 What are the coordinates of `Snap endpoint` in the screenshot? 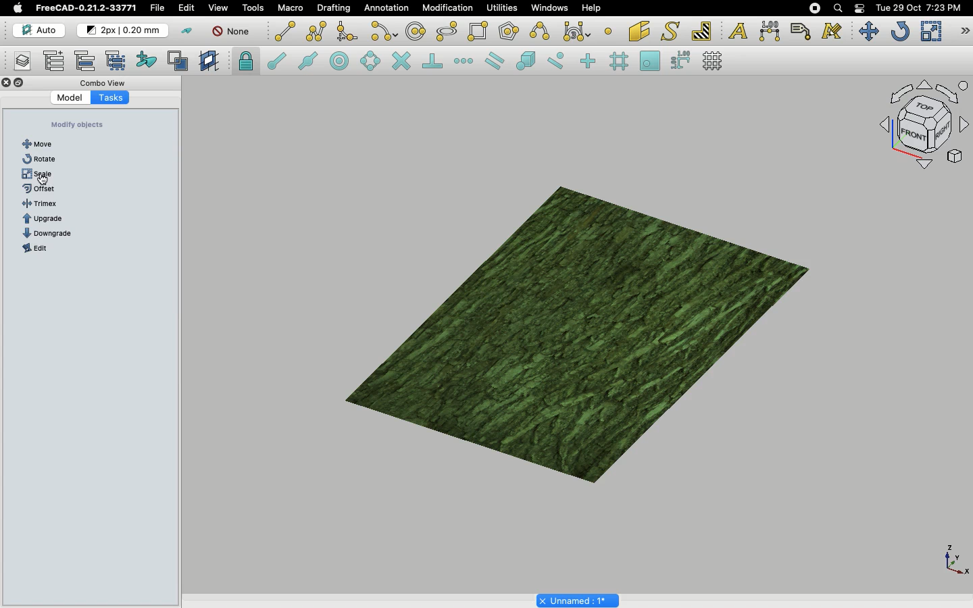 It's located at (274, 59).